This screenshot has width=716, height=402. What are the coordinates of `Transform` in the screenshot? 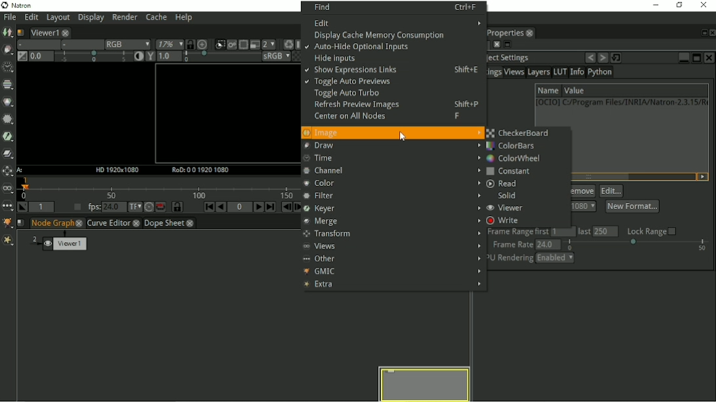 It's located at (393, 234).